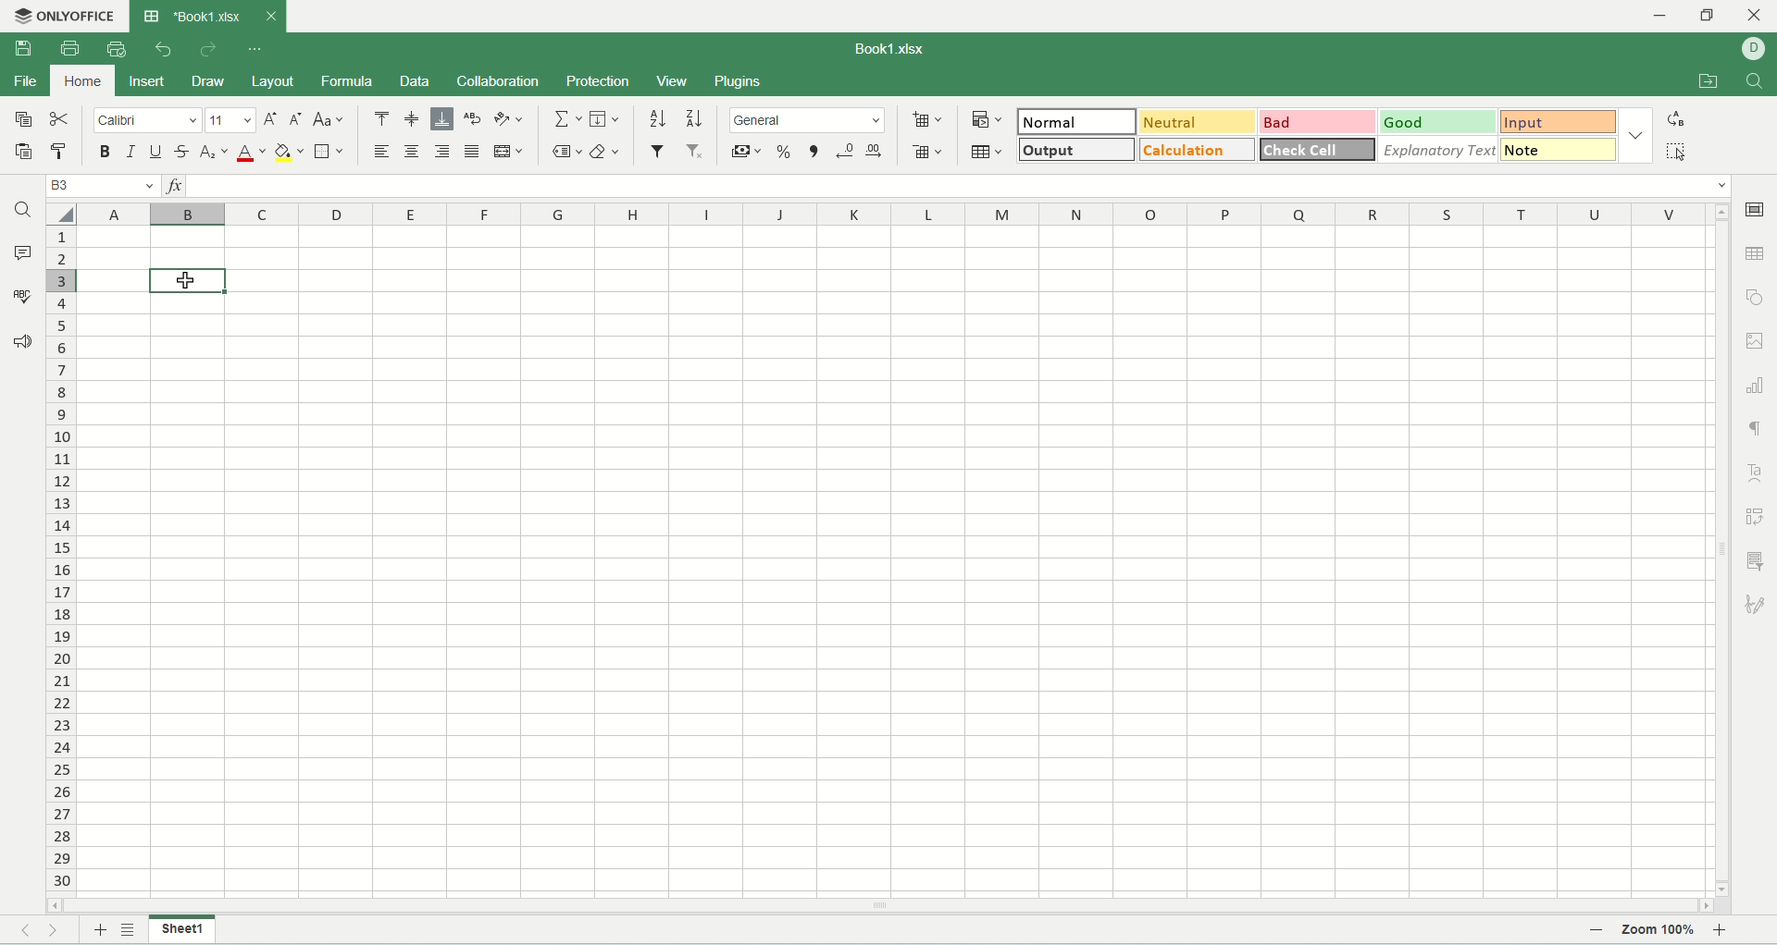 Image resolution: width=1777 pixels, height=945 pixels. I want to click on comma style, so click(817, 152).